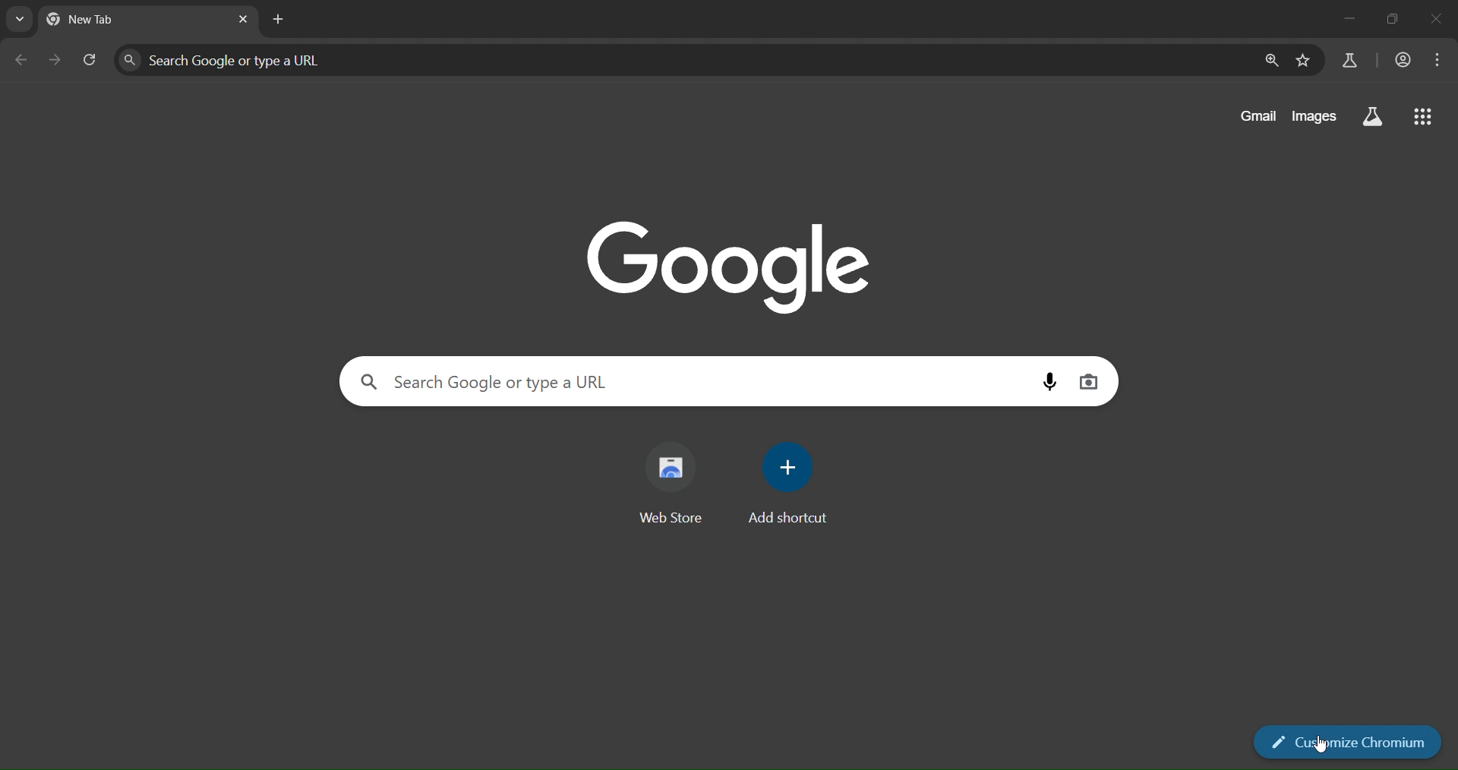 The height and width of the screenshot is (770, 1458). What do you see at coordinates (1320, 747) in the screenshot?
I see `pointer cursor` at bounding box center [1320, 747].